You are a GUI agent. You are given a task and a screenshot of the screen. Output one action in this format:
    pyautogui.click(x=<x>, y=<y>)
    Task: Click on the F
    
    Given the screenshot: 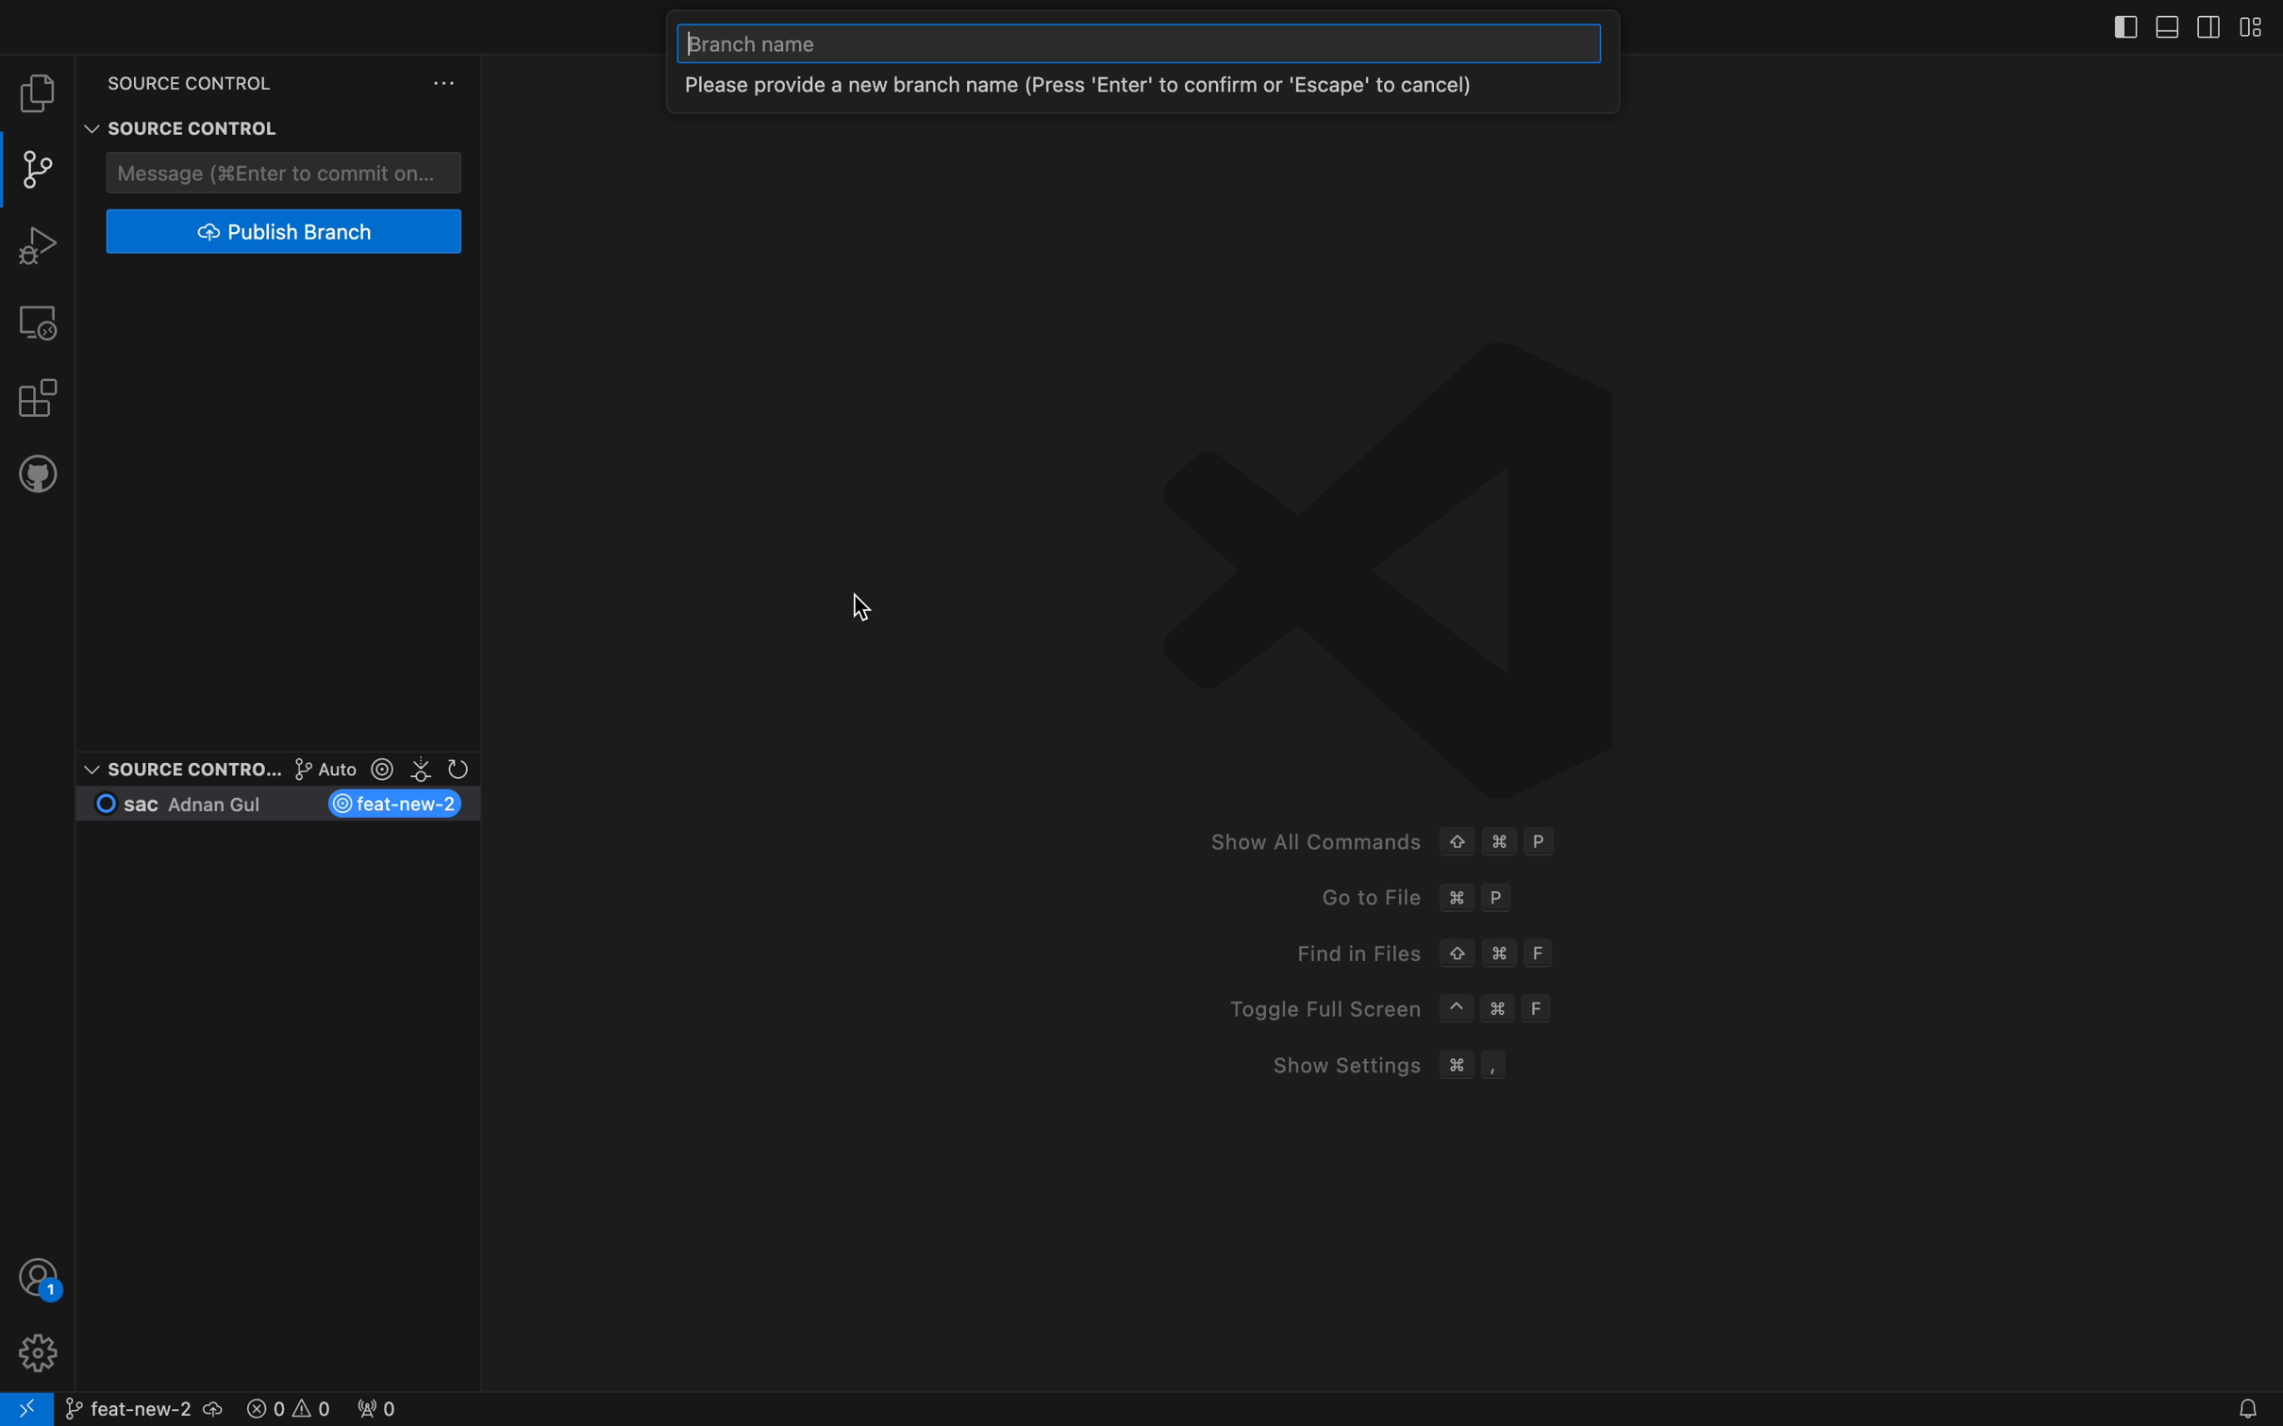 What is the action you would take?
    pyautogui.click(x=1543, y=953)
    